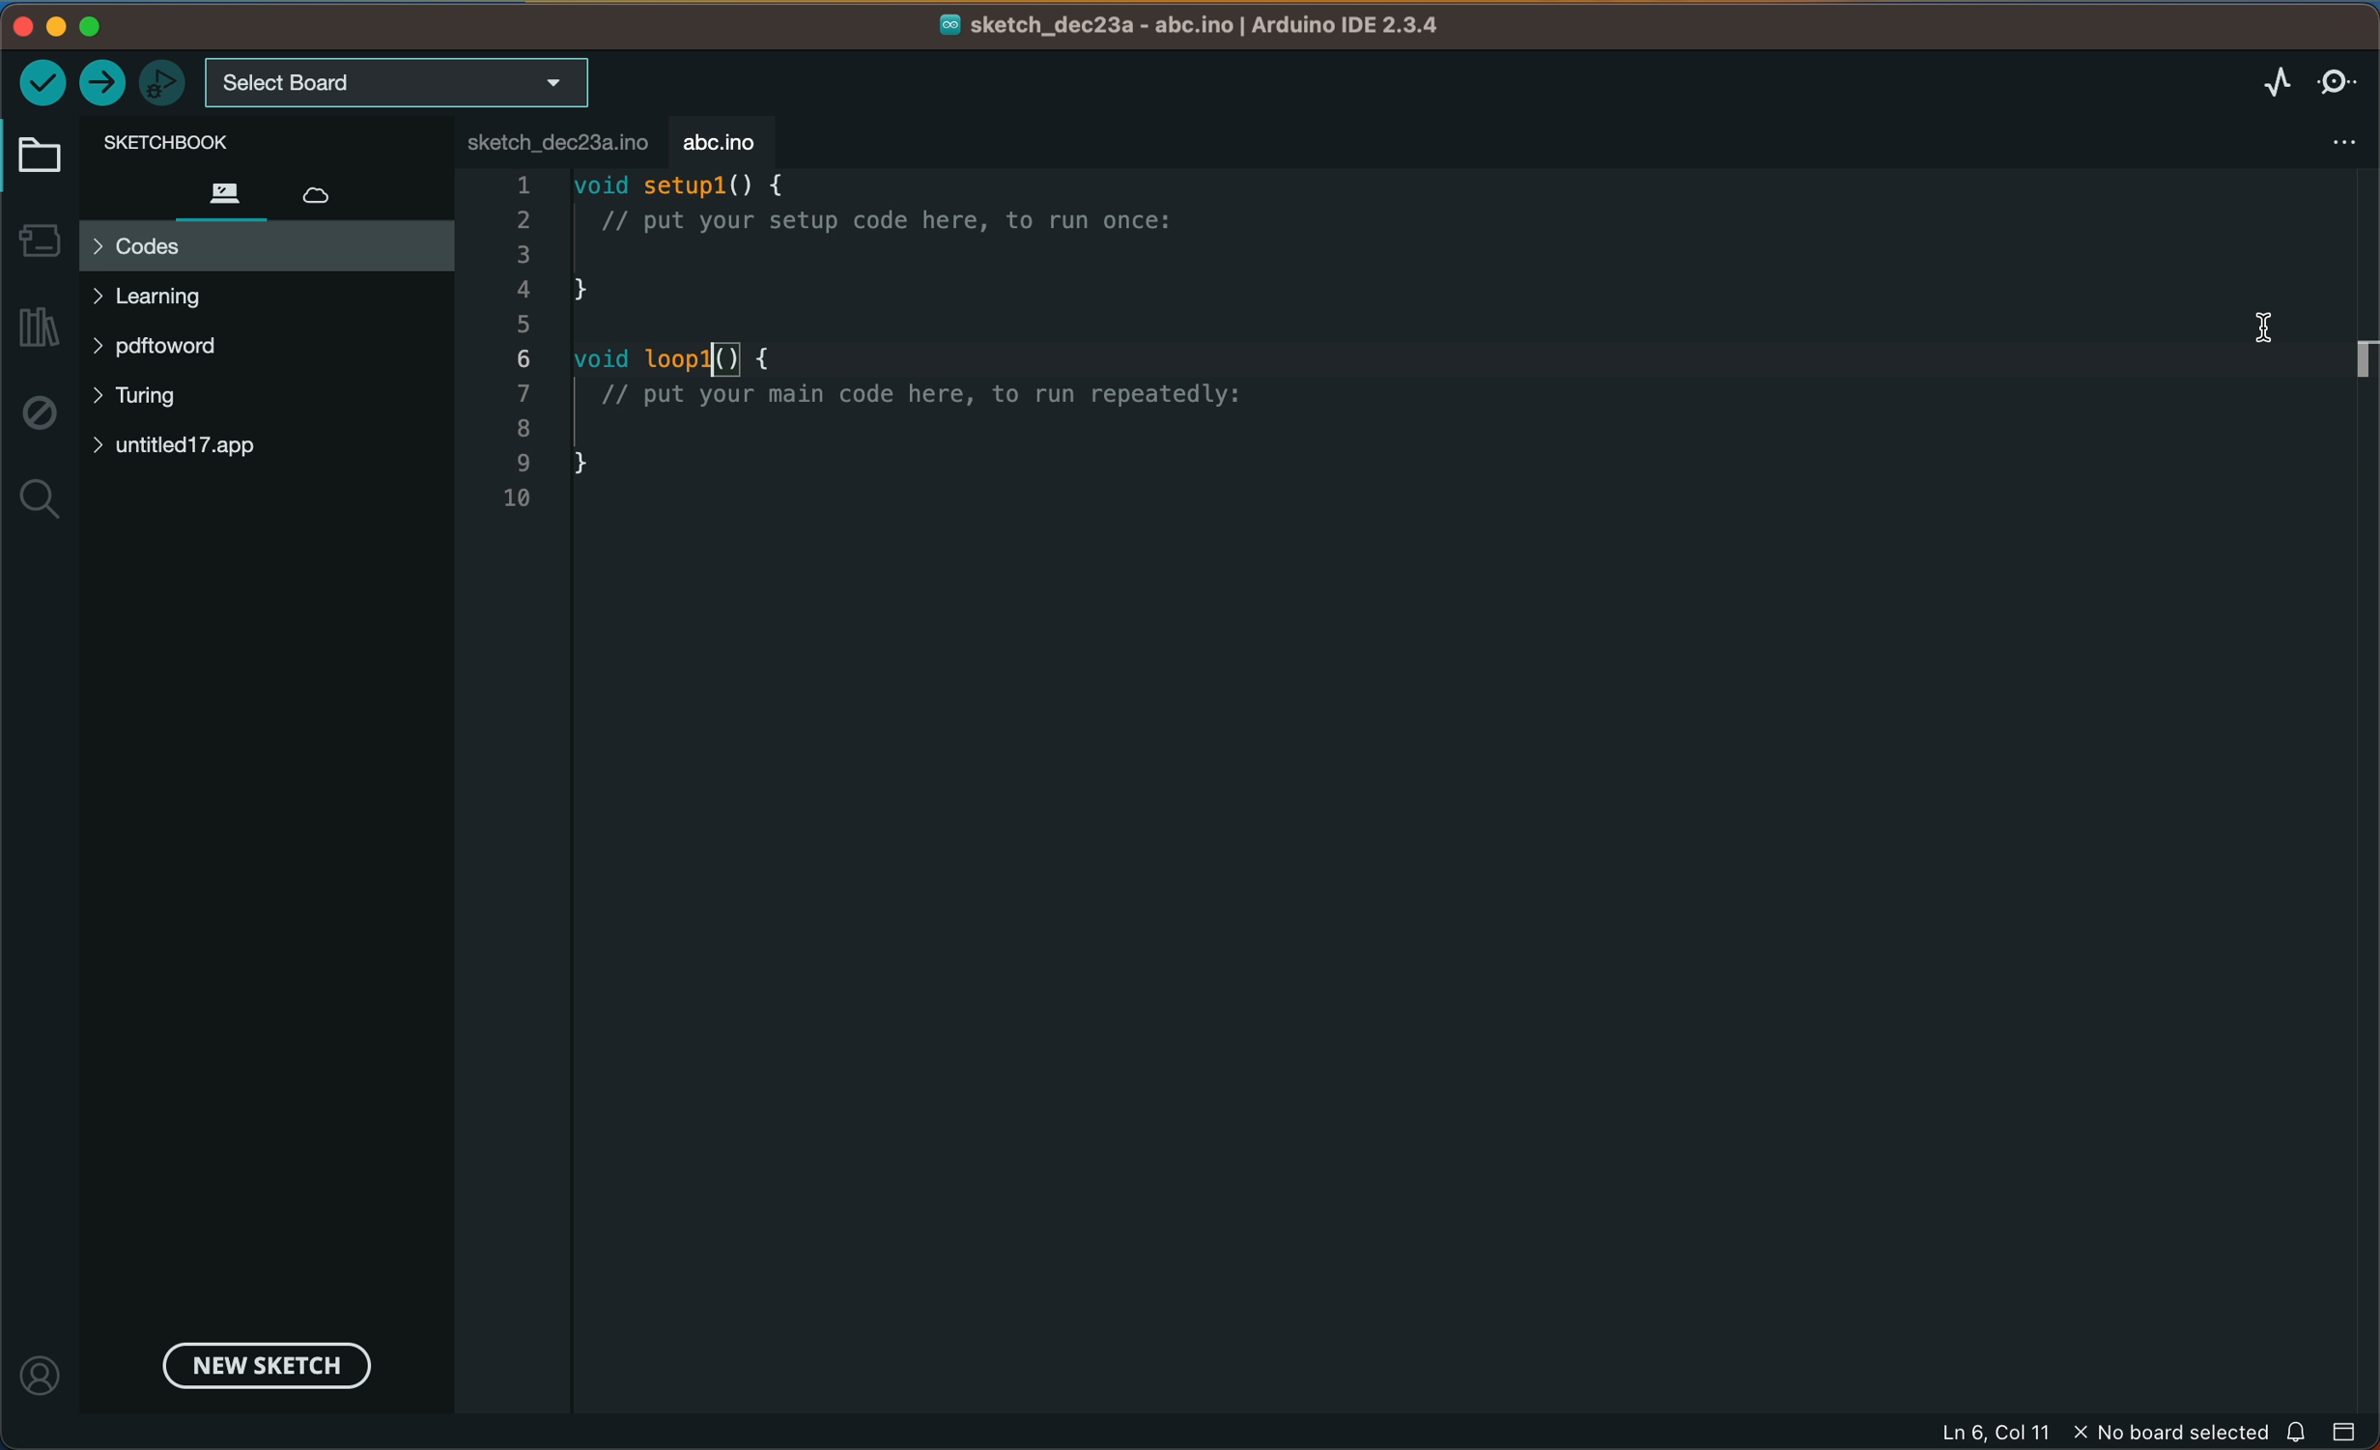 The width and height of the screenshot is (2380, 1450). I want to click on upload, so click(101, 83).